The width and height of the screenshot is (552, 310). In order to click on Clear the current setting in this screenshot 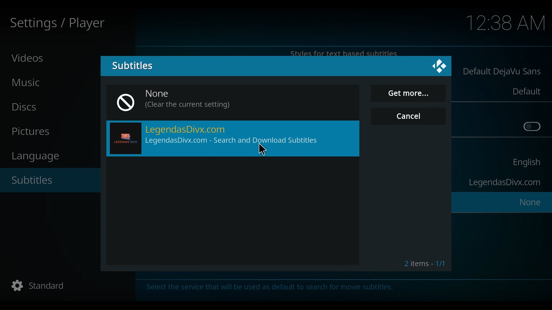, I will do `click(188, 106)`.